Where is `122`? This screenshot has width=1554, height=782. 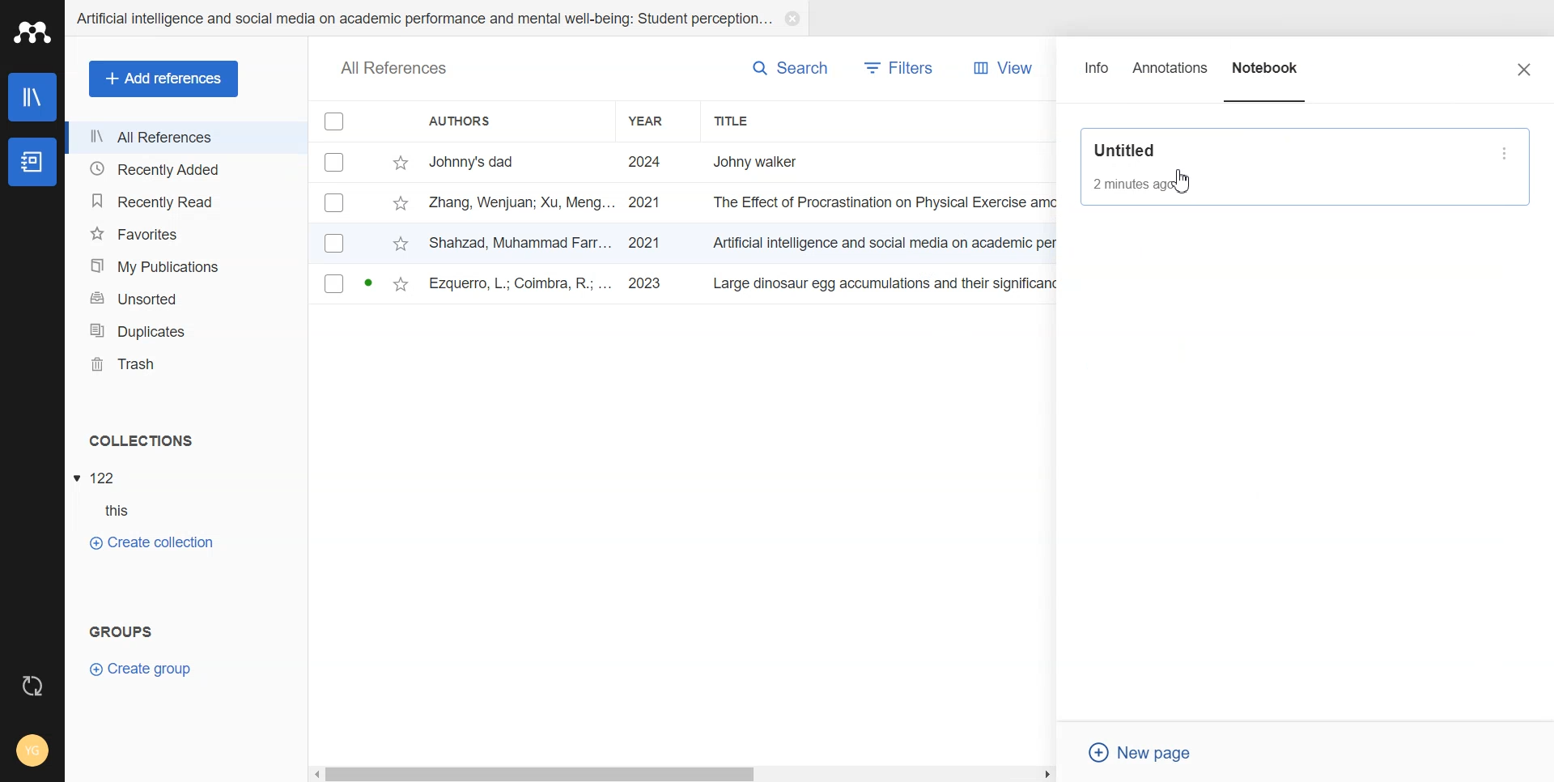
122 is located at coordinates (104, 478).